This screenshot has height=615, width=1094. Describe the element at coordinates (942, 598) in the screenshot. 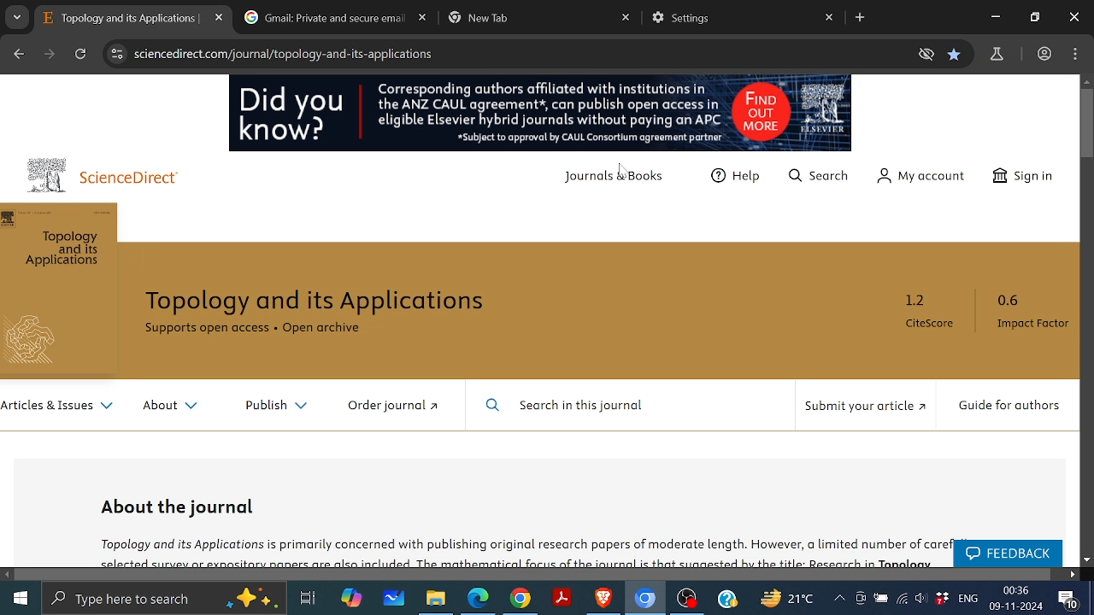

I see `dropbox` at that location.